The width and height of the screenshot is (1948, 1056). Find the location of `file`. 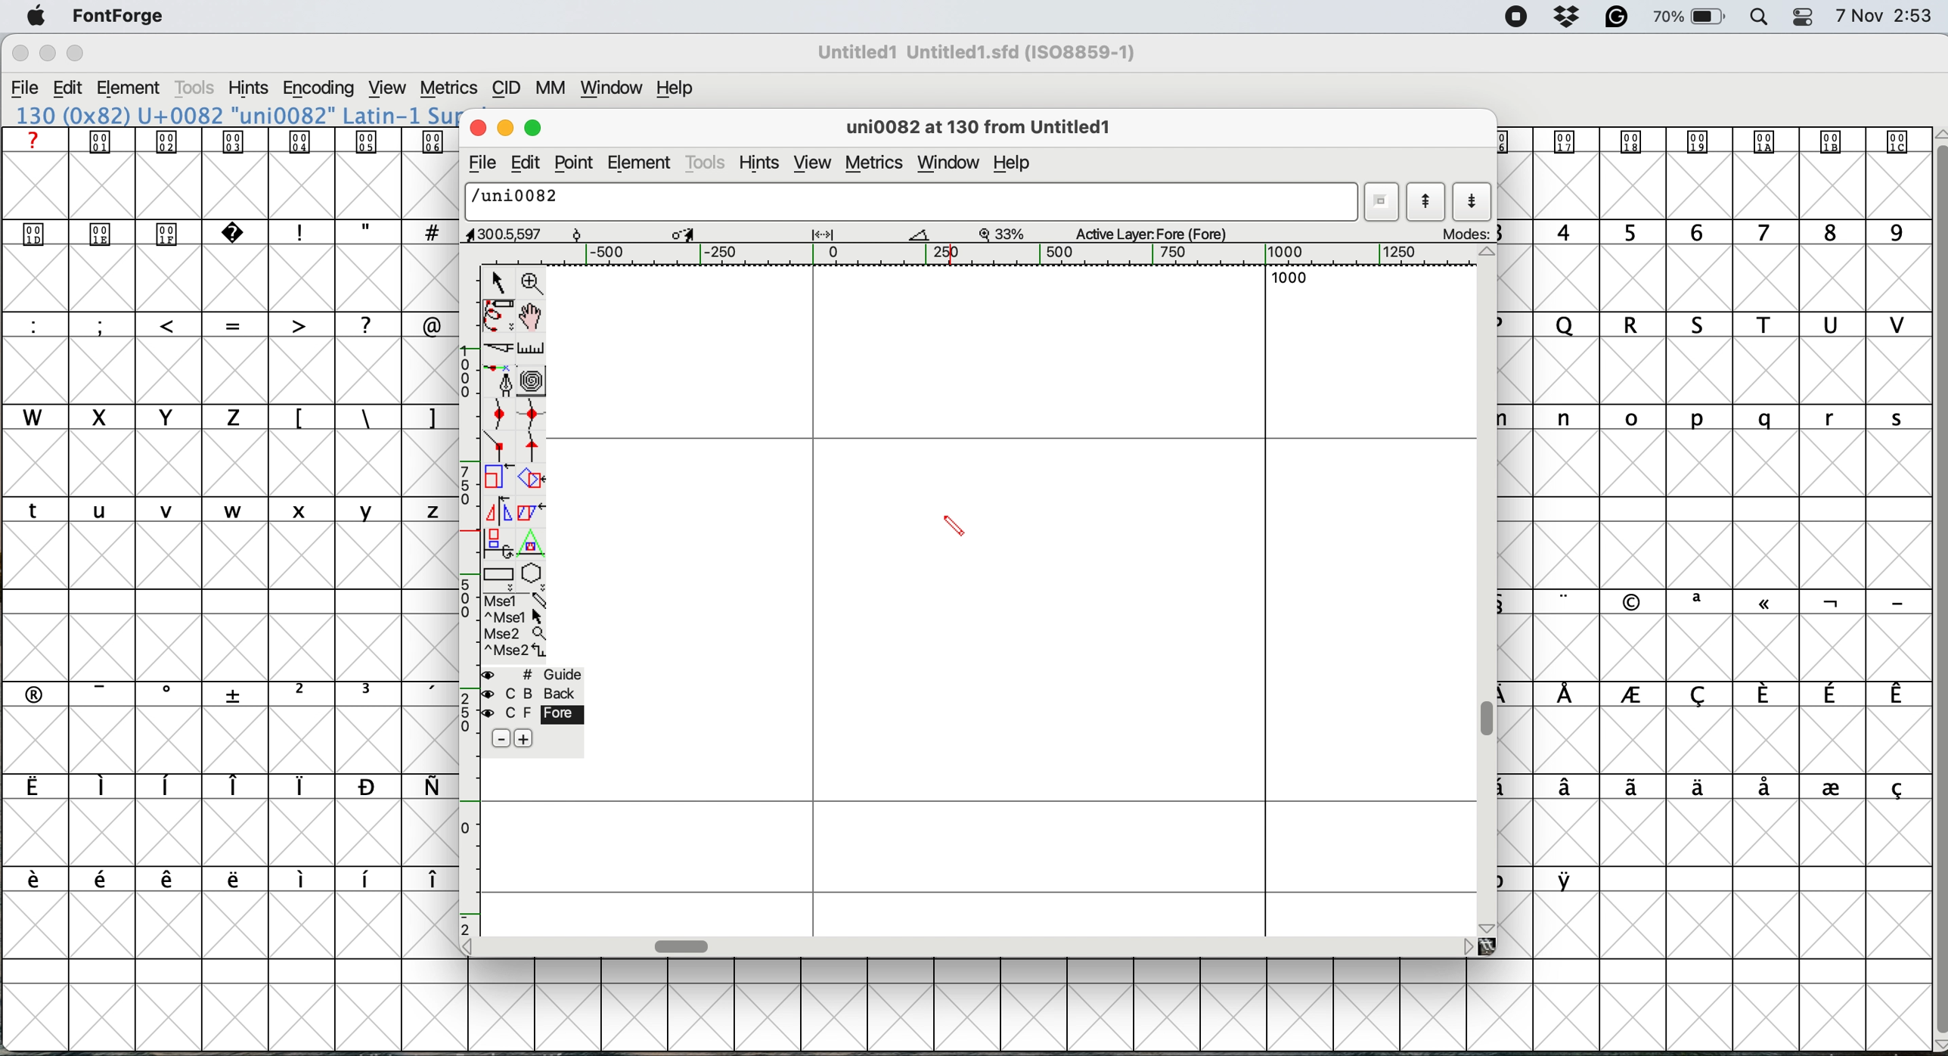

file is located at coordinates (479, 165).